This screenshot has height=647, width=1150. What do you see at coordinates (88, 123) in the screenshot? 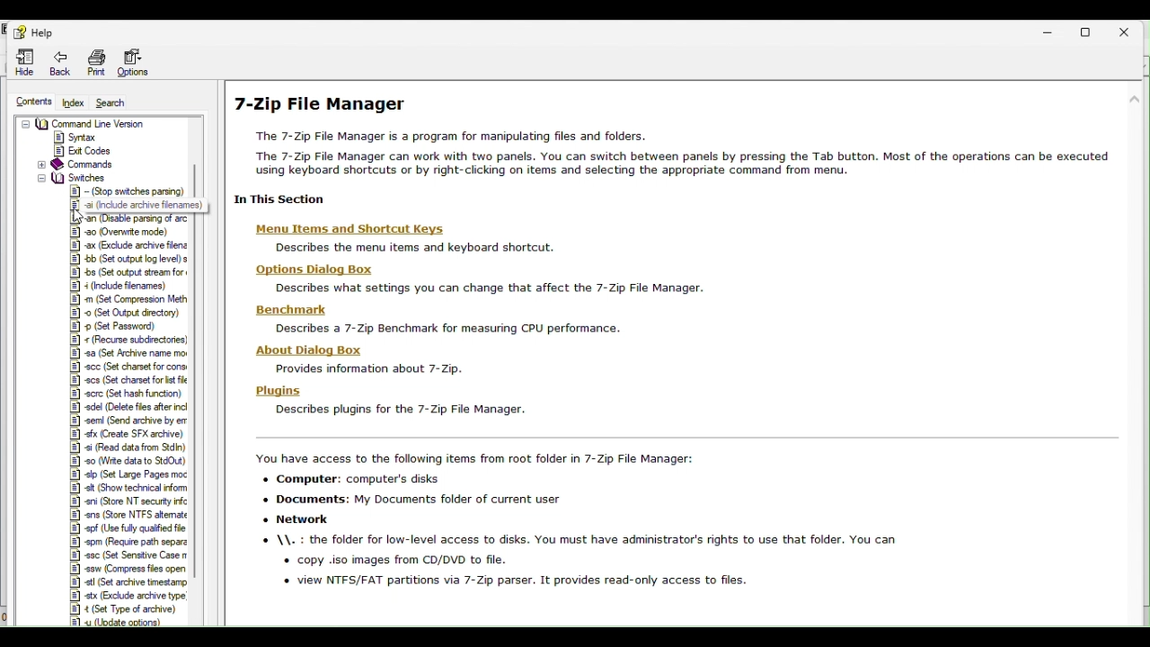
I see `Command Line Version` at bounding box center [88, 123].